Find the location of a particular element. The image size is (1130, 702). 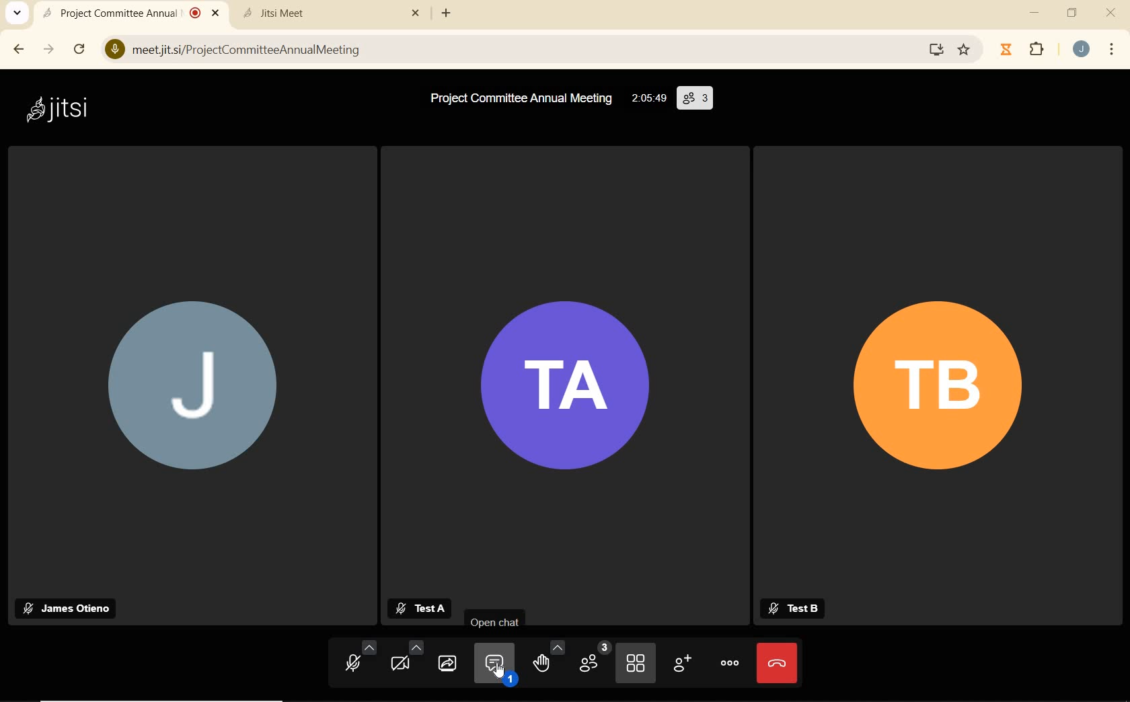

Microphone is located at coordinates (112, 50).